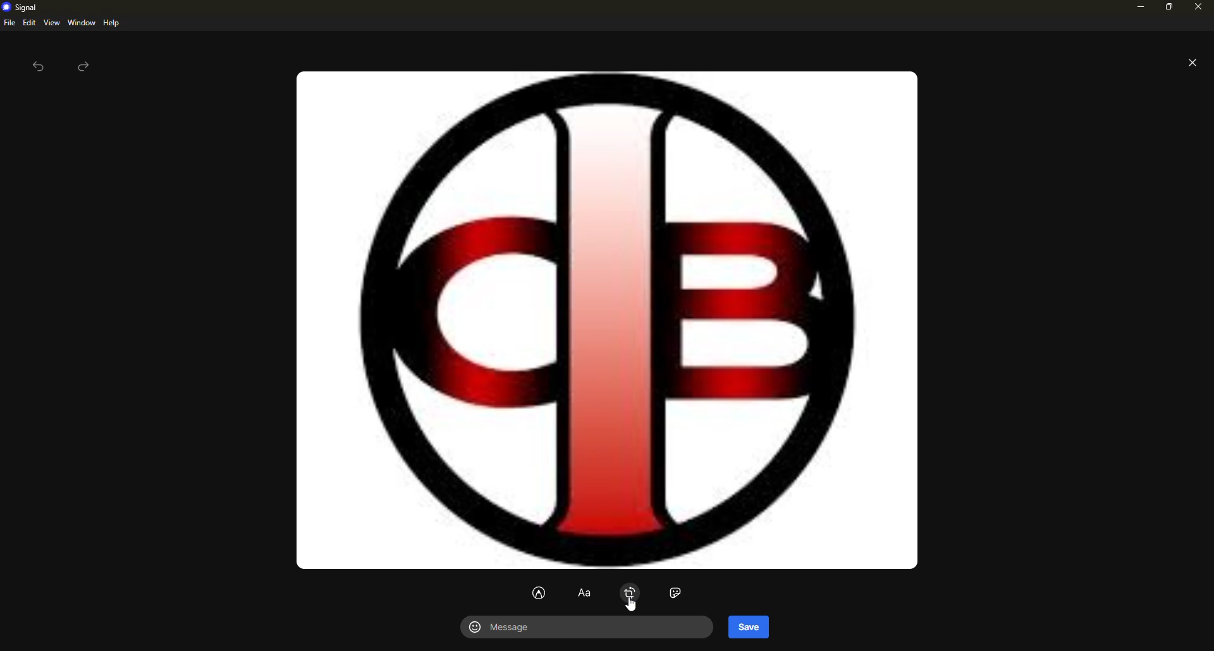 This screenshot has width=1214, height=651. Describe the element at coordinates (39, 67) in the screenshot. I see `back` at that location.